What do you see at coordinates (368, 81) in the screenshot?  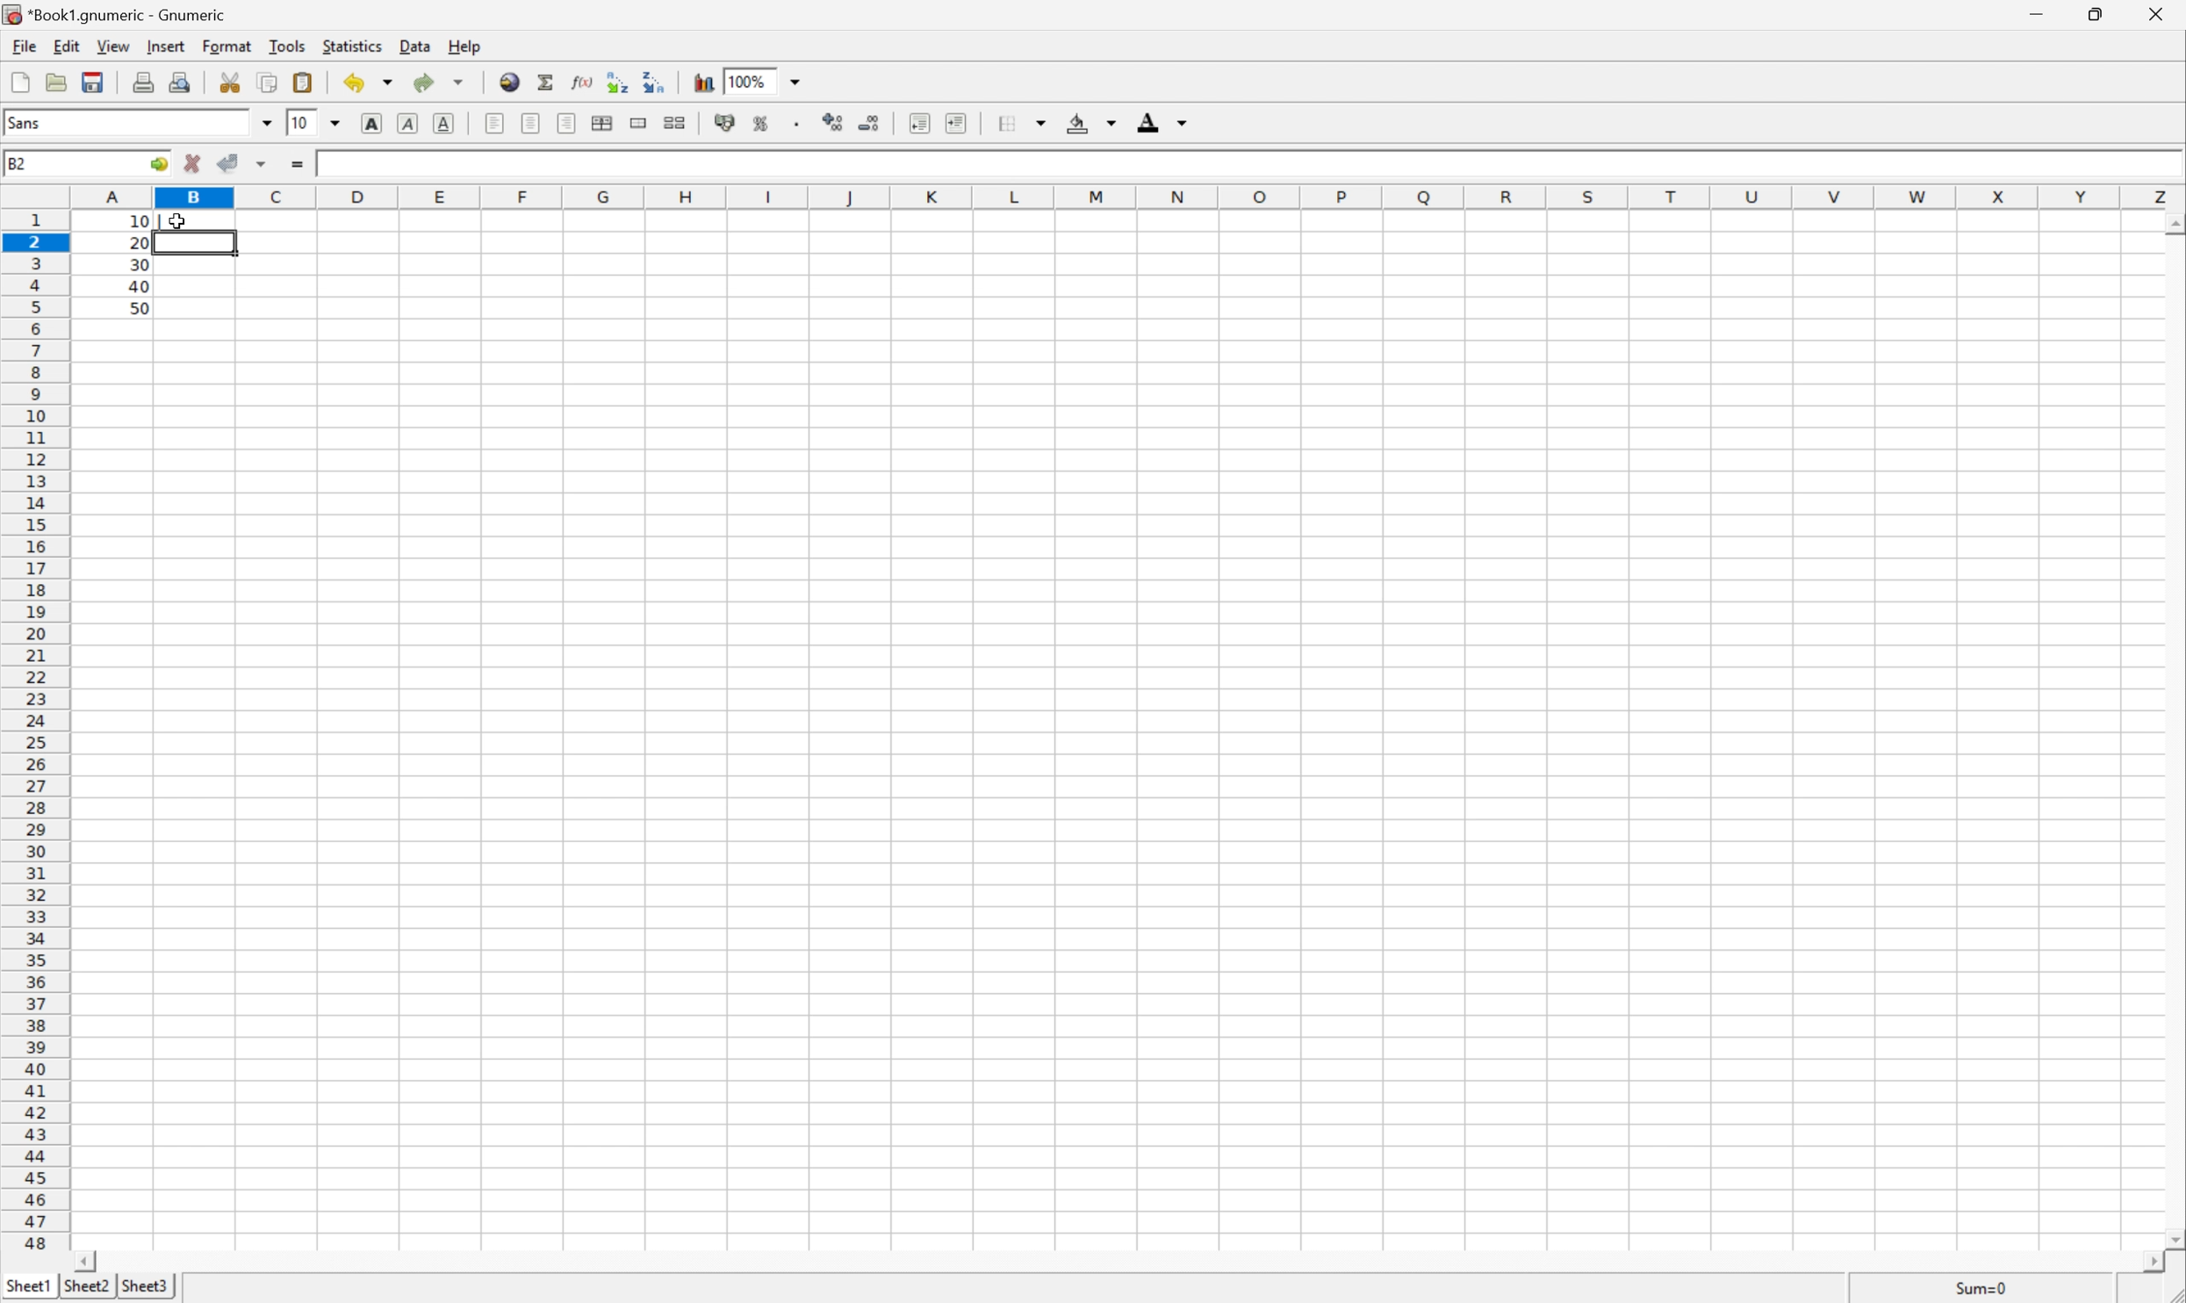 I see `Undo` at bounding box center [368, 81].